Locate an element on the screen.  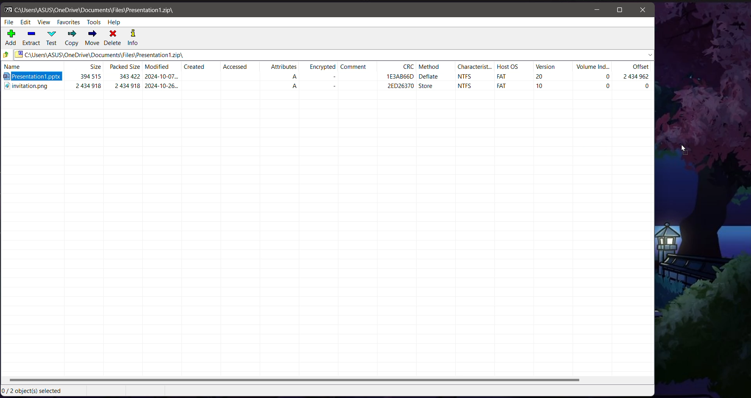
2434918 is located at coordinates (86, 88).